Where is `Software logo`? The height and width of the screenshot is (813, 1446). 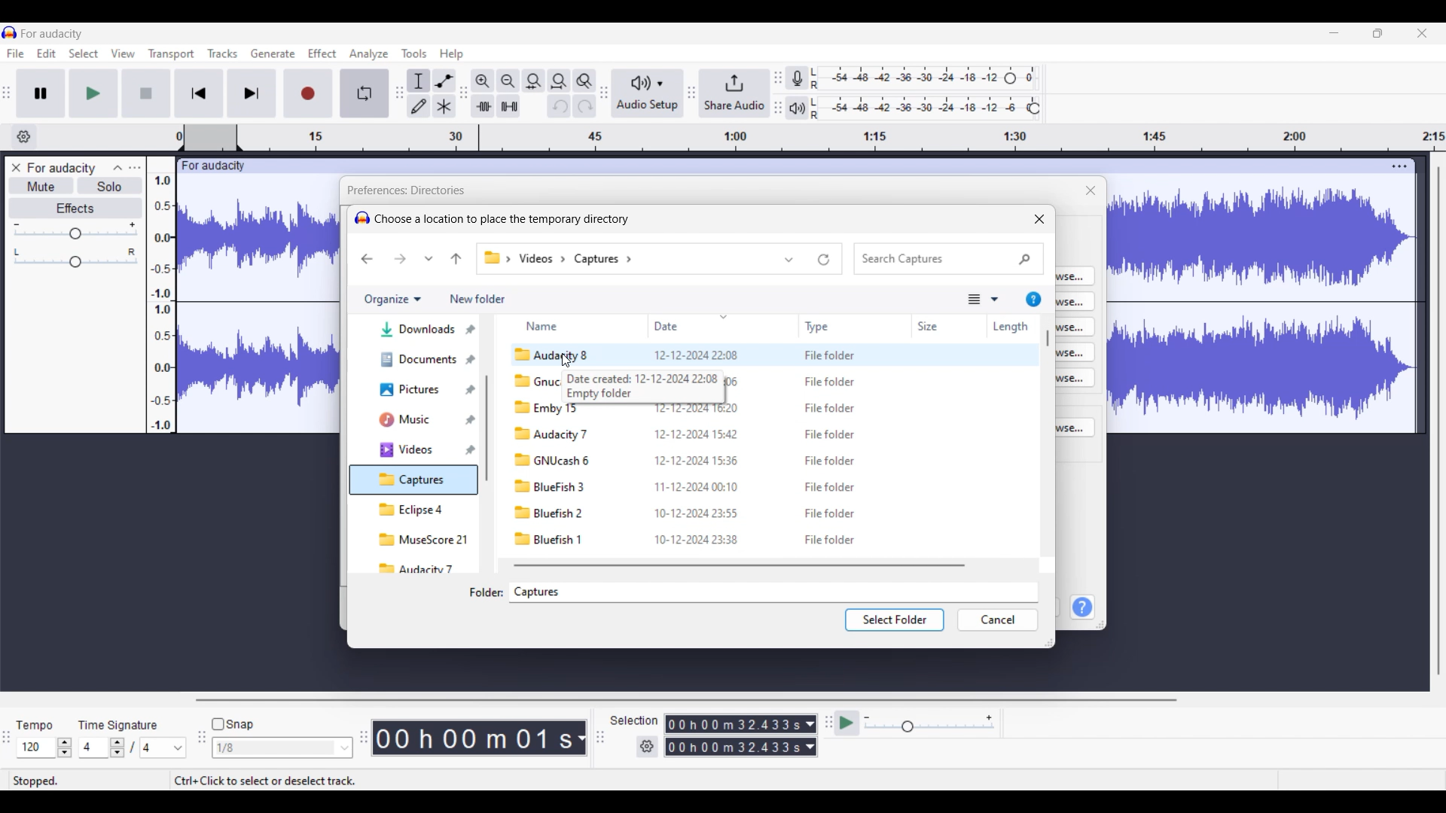
Software logo is located at coordinates (361, 218).